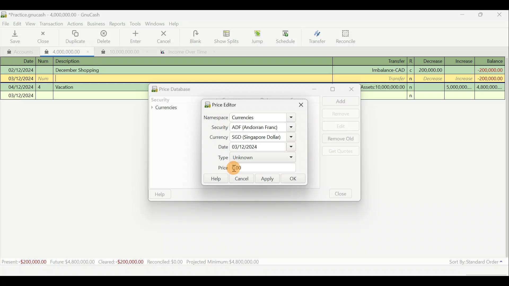 This screenshot has width=509, height=286. I want to click on Date, so click(254, 147).